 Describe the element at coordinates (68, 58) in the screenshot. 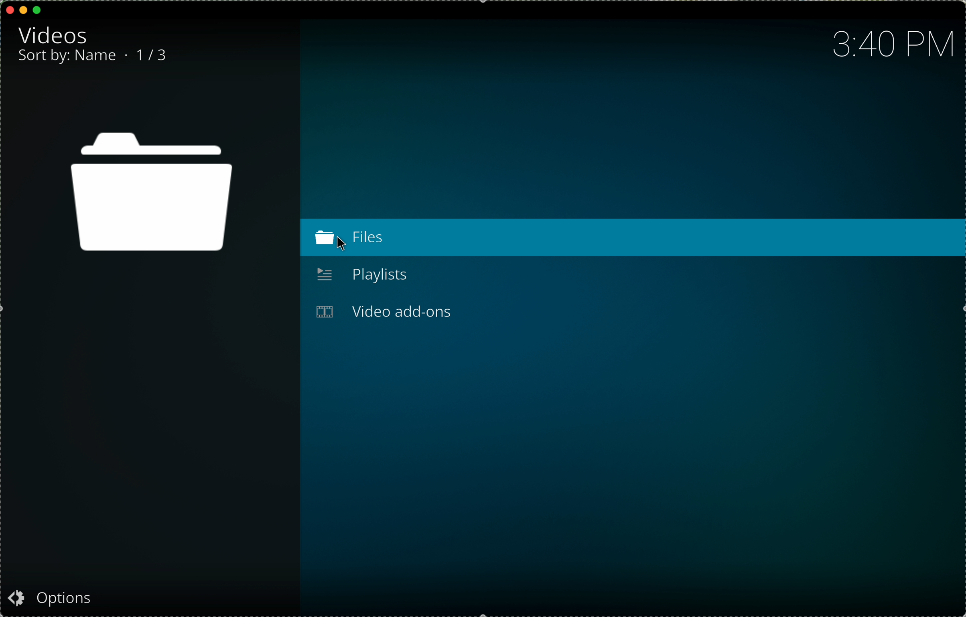

I see `sort by: name` at that location.